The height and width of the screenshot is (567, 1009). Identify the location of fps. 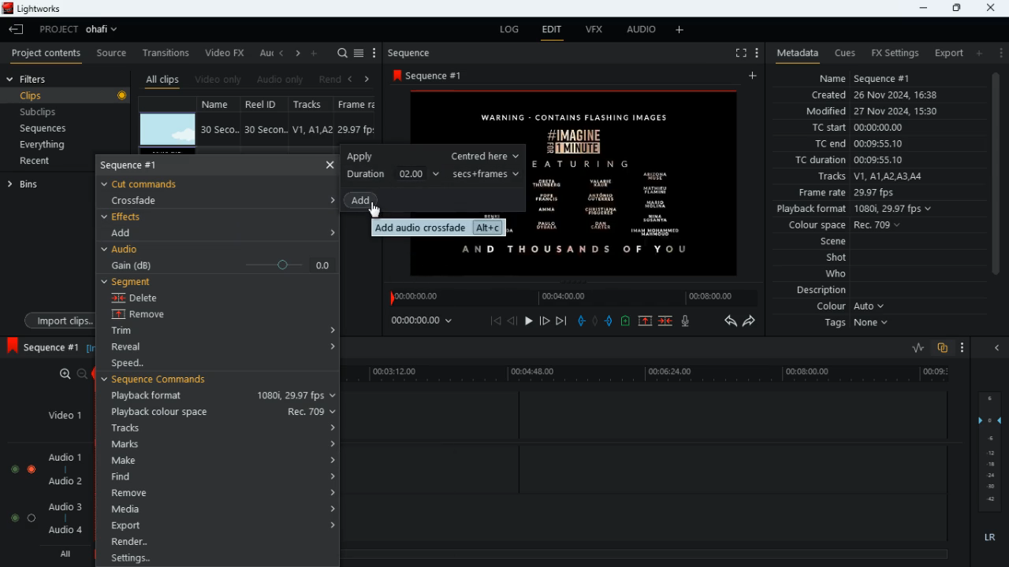
(358, 104).